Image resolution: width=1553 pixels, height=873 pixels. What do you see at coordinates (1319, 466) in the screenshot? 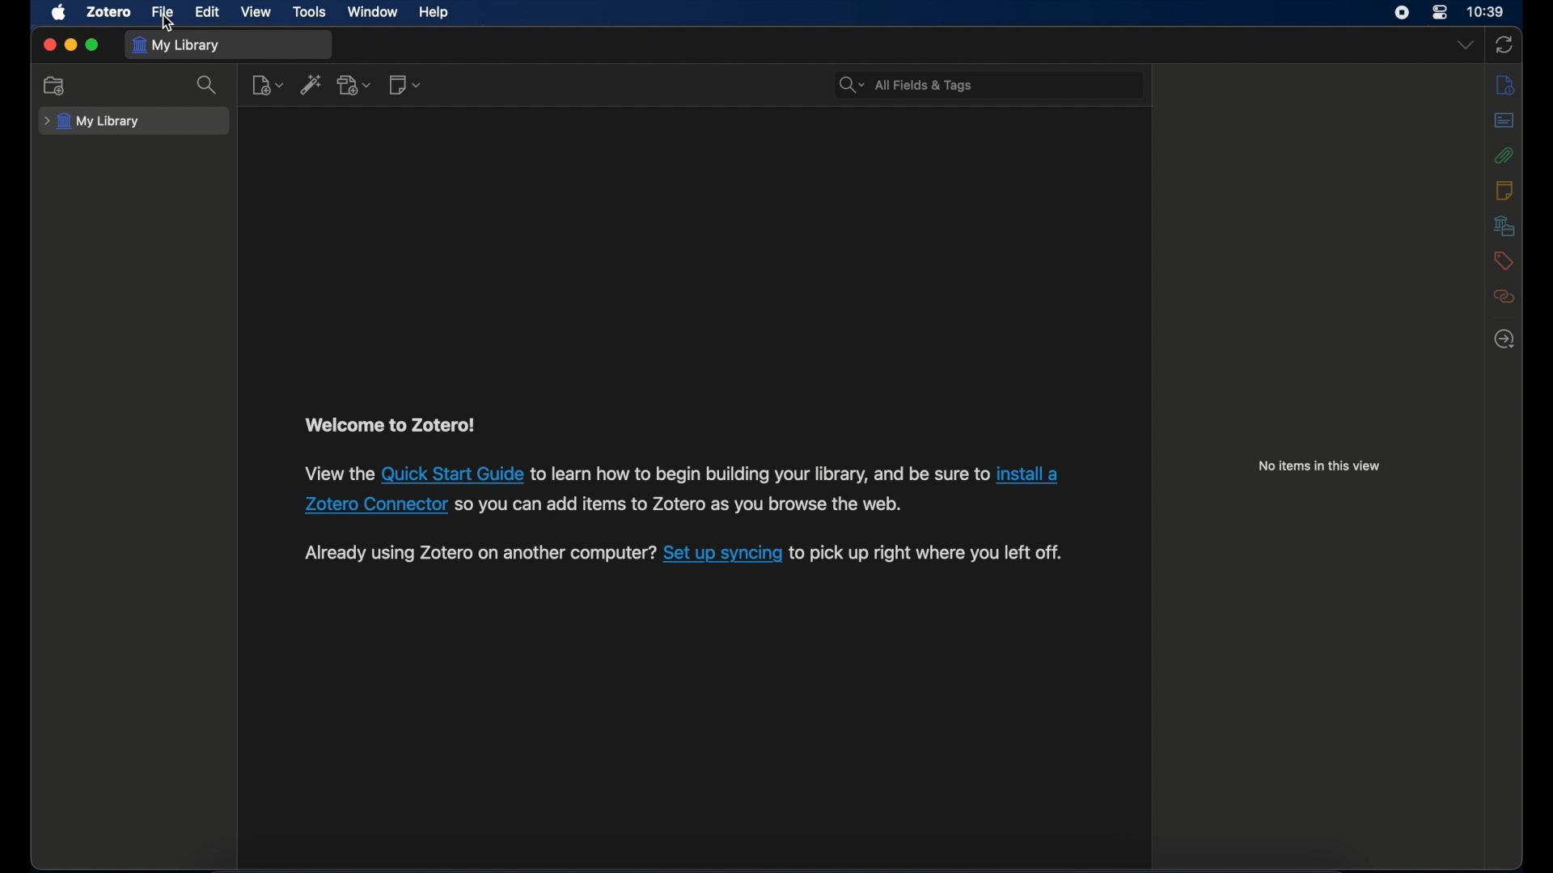
I see `no items in this view` at bounding box center [1319, 466].